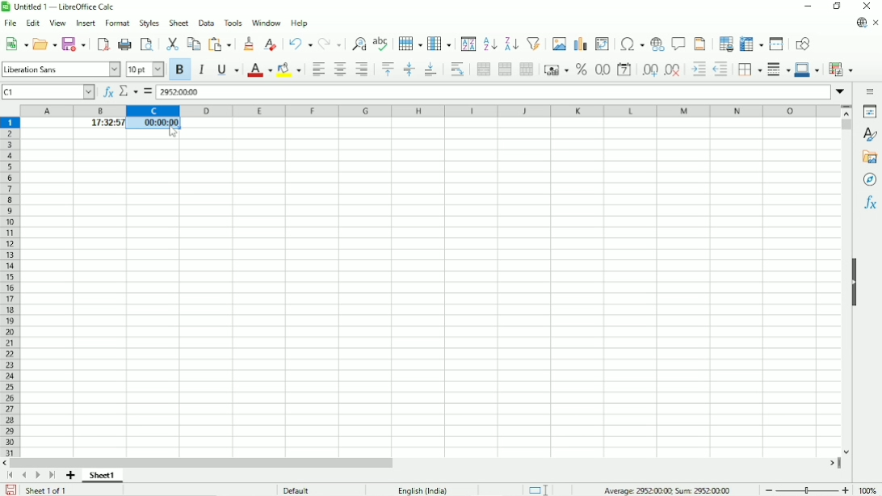 This screenshot has height=496, width=882. Describe the element at coordinates (724, 44) in the screenshot. I see `Define print area` at that location.